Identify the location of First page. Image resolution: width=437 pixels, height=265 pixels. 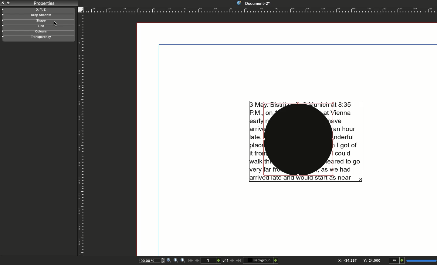
(190, 261).